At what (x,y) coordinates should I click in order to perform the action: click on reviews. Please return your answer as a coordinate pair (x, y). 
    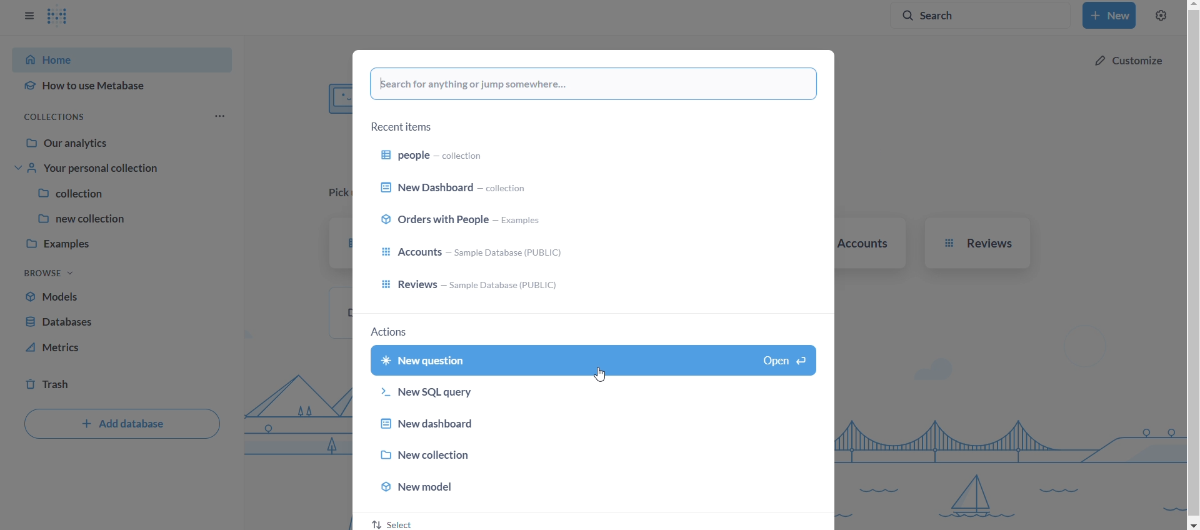
    Looking at the image, I should click on (976, 244).